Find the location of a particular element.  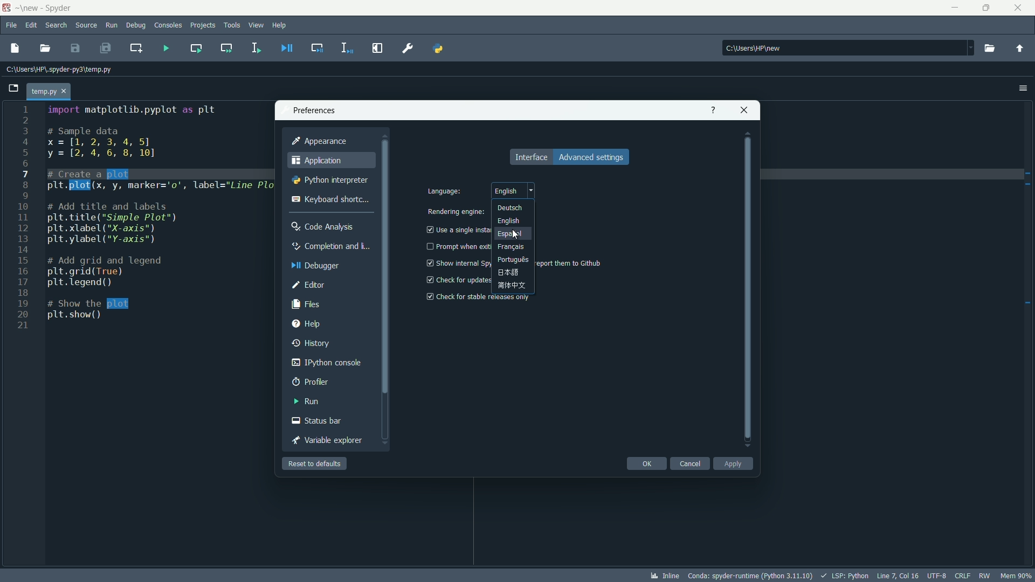

maximize is located at coordinates (988, 8).